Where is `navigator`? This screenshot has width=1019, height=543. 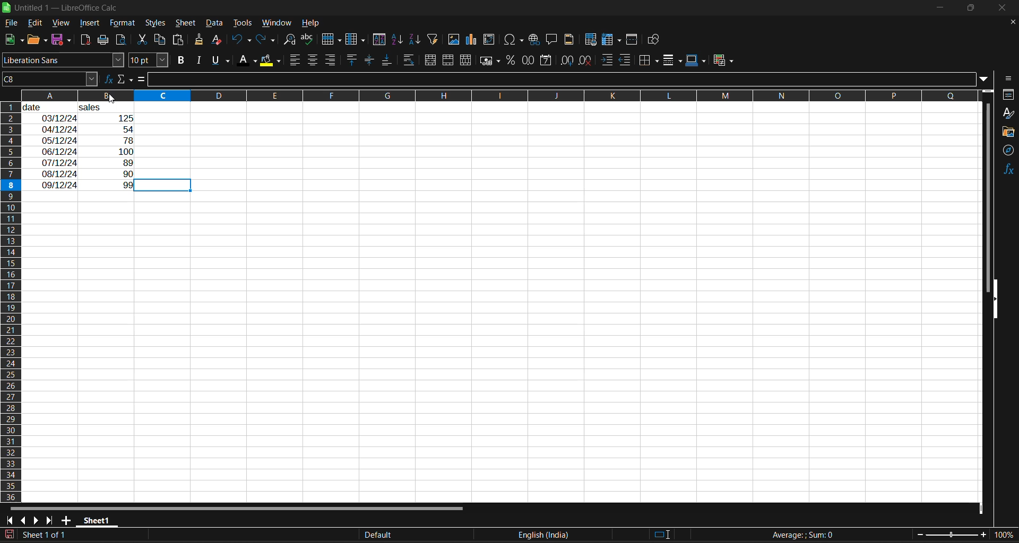
navigator is located at coordinates (1008, 153).